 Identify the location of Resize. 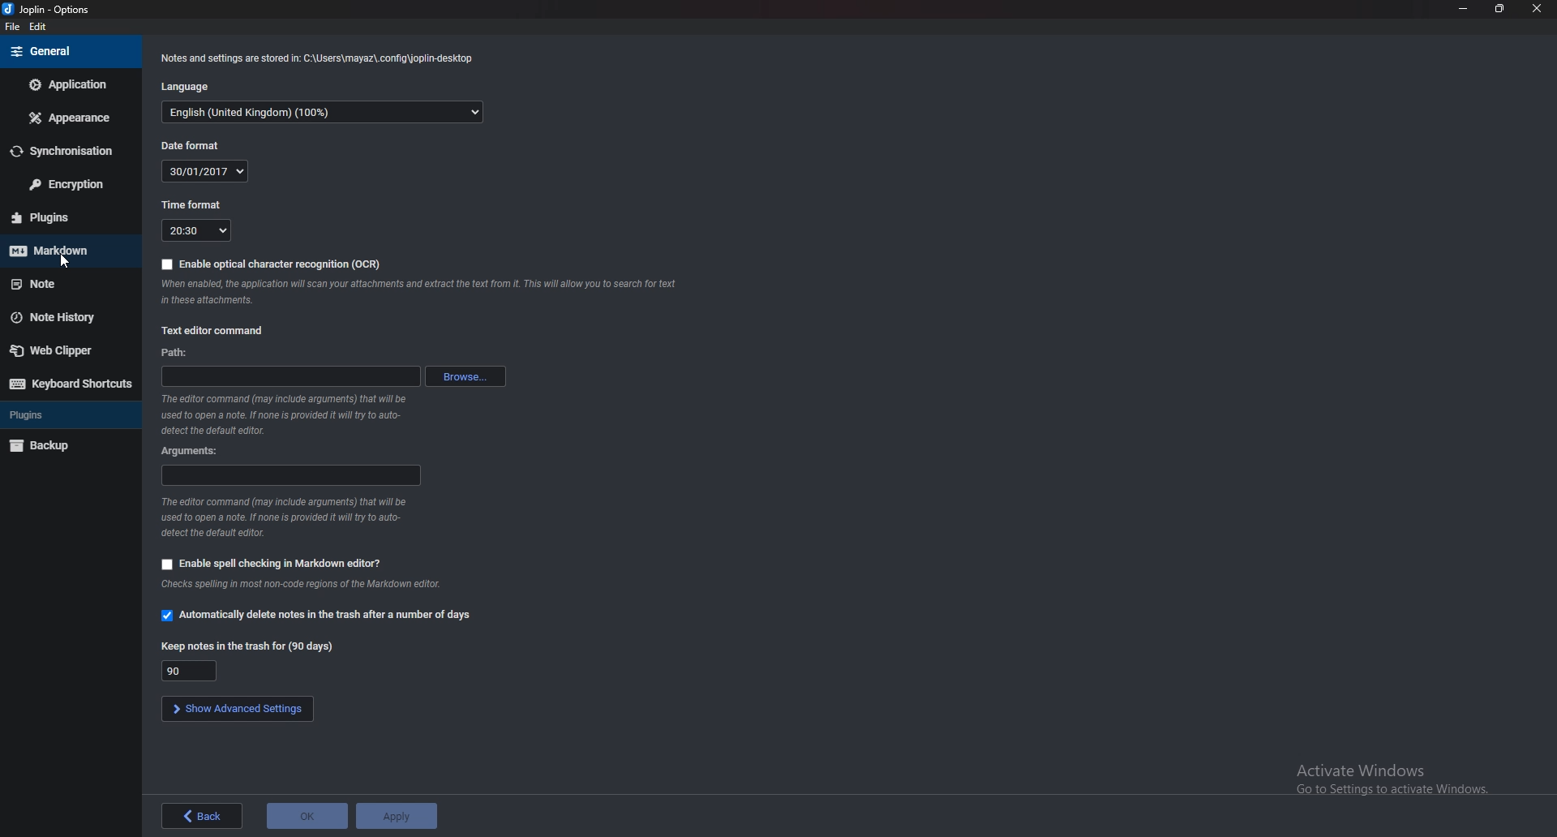
(1499, 9).